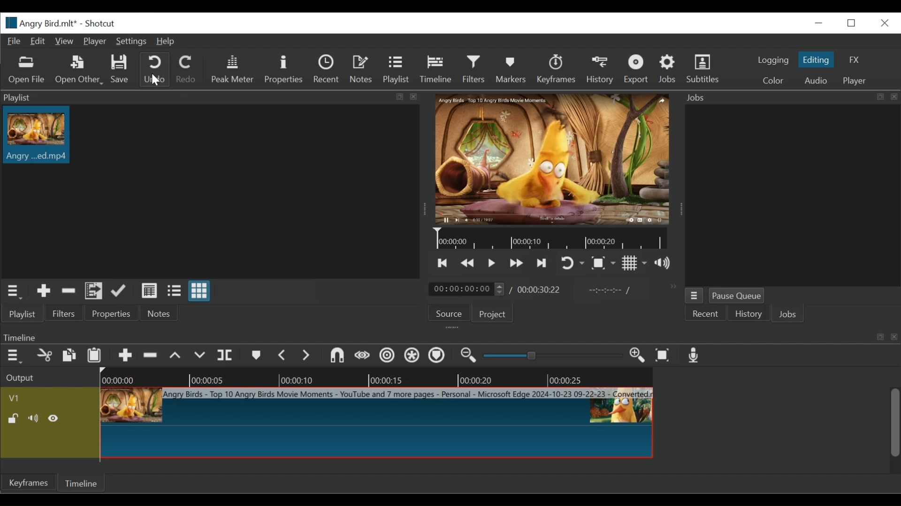 The image size is (901, 506). I want to click on Playlist, so click(22, 314).